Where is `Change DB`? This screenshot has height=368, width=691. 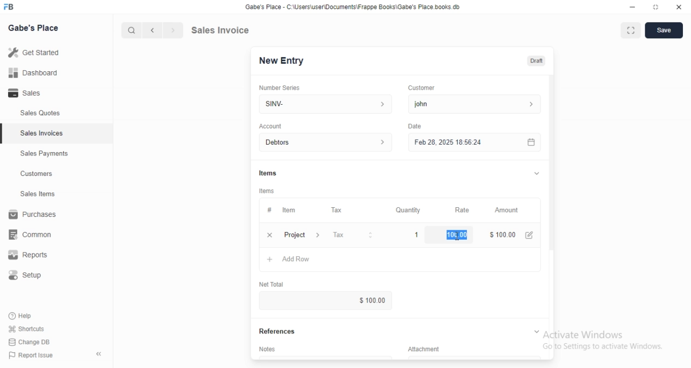 Change DB is located at coordinates (31, 343).